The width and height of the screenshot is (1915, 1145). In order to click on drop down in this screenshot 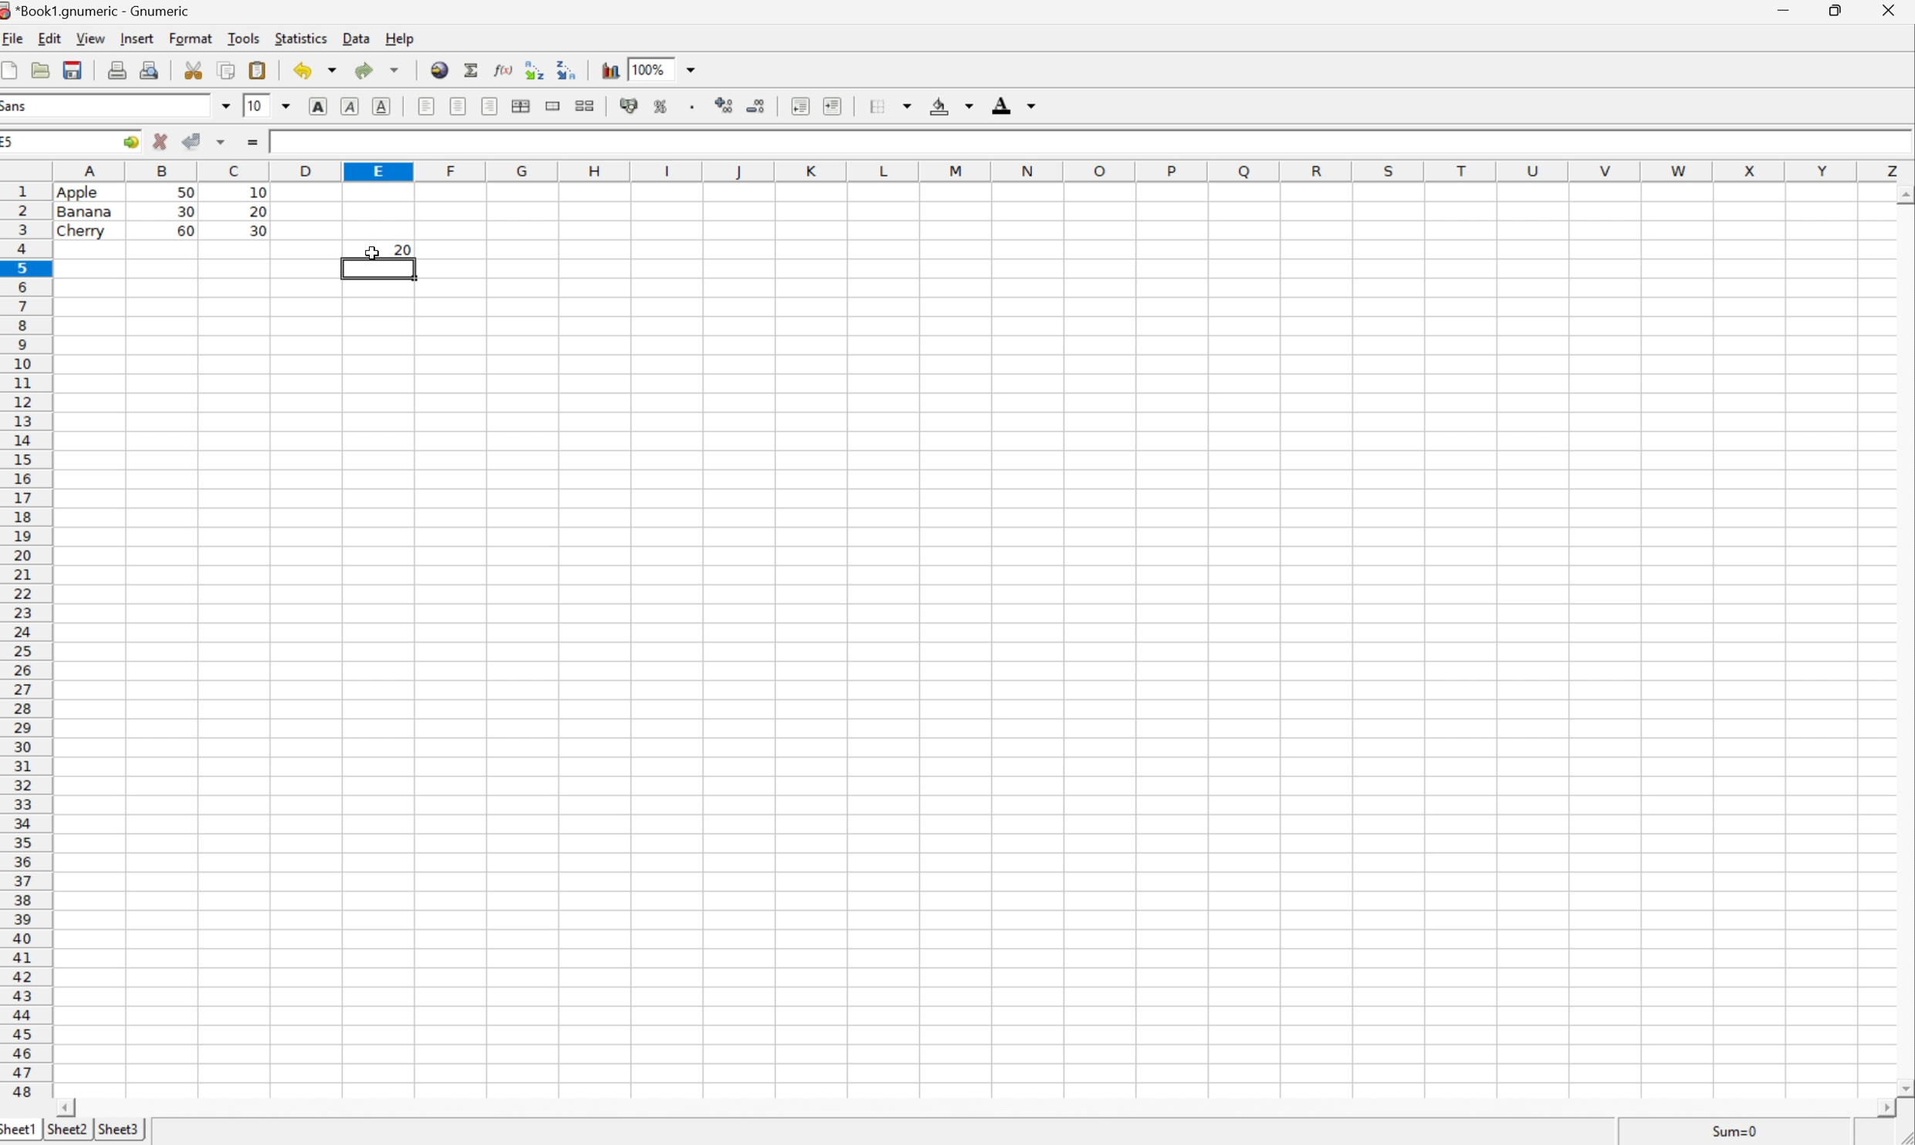, I will do `click(225, 104)`.